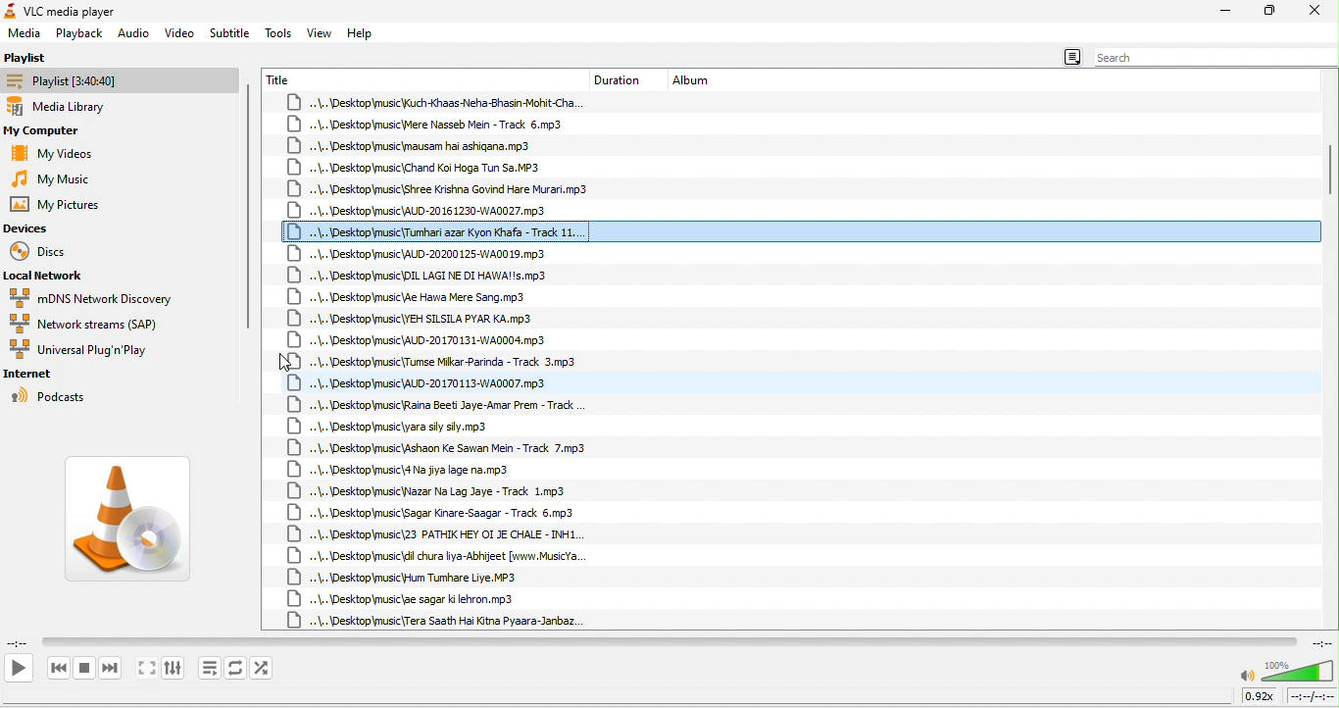 The height and width of the screenshot is (708, 1339). I want to click on toggle playlist, so click(210, 668).